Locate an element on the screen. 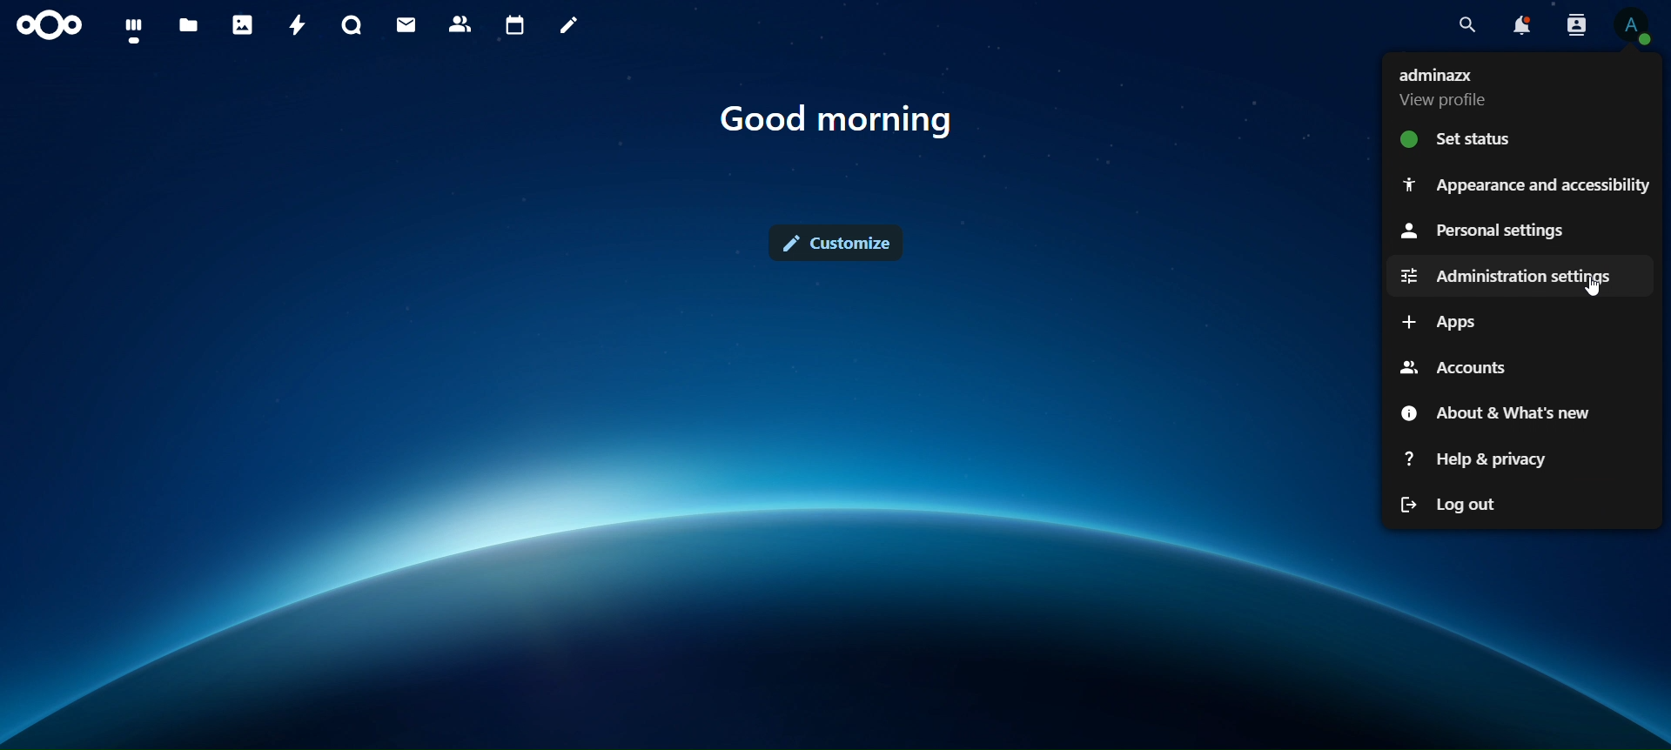  cursor is located at coordinates (1595, 291).